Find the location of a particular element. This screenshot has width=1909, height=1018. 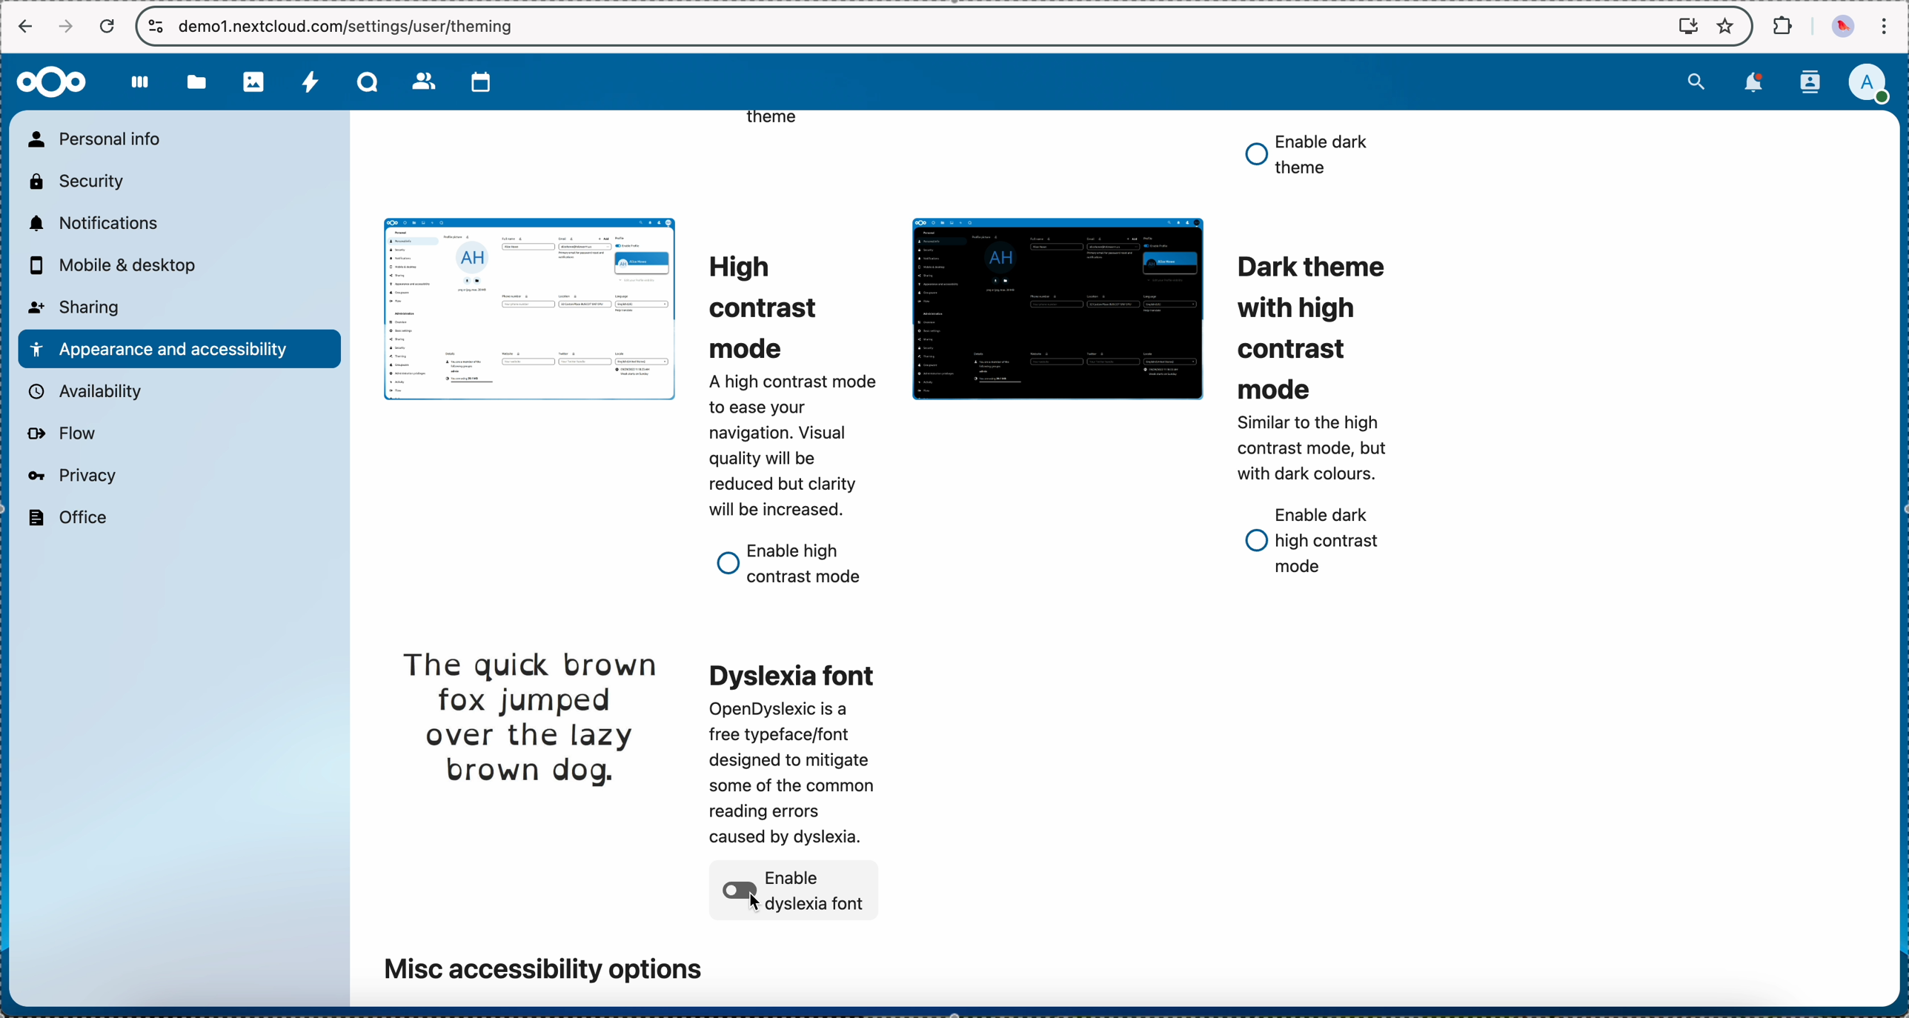

activity is located at coordinates (308, 84).